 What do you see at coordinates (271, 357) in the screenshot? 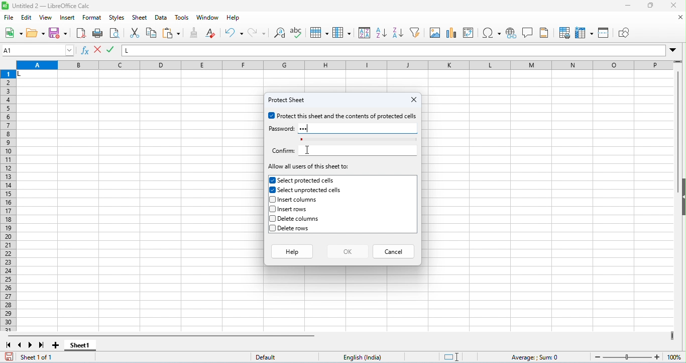
I see `default` at bounding box center [271, 357].